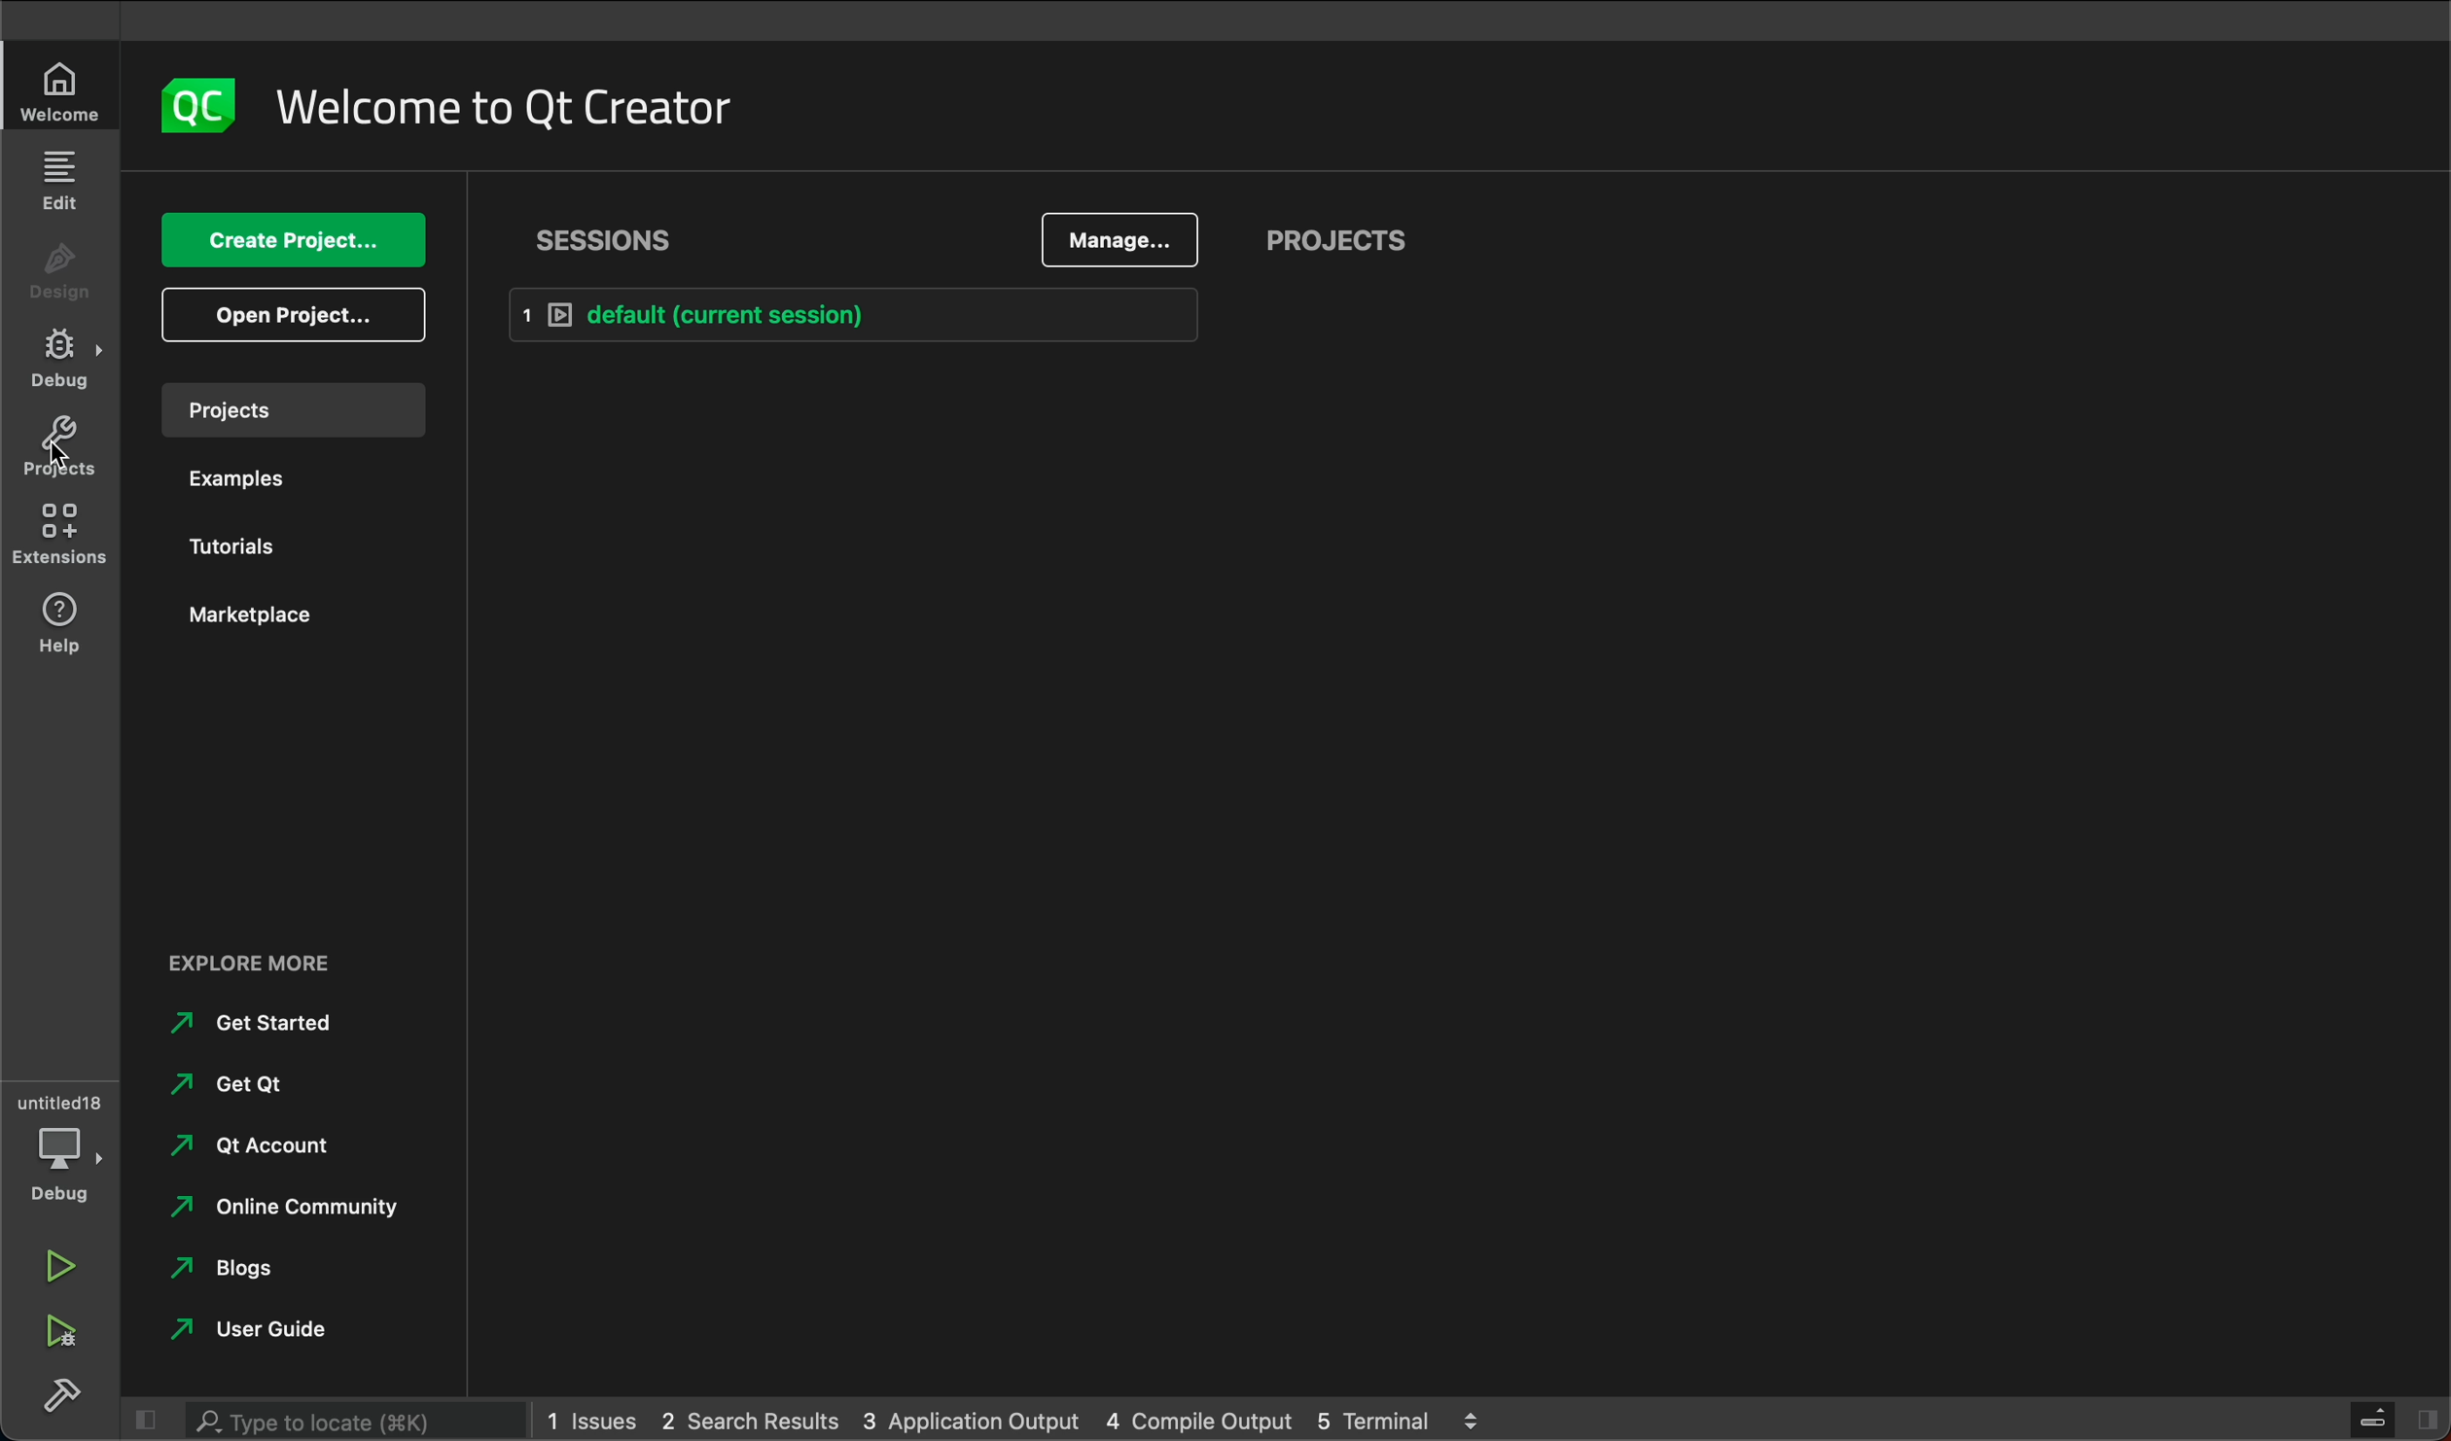  Describe the element at coordinates (1483, 1419) in the screenshot. I see `logs` at that location.